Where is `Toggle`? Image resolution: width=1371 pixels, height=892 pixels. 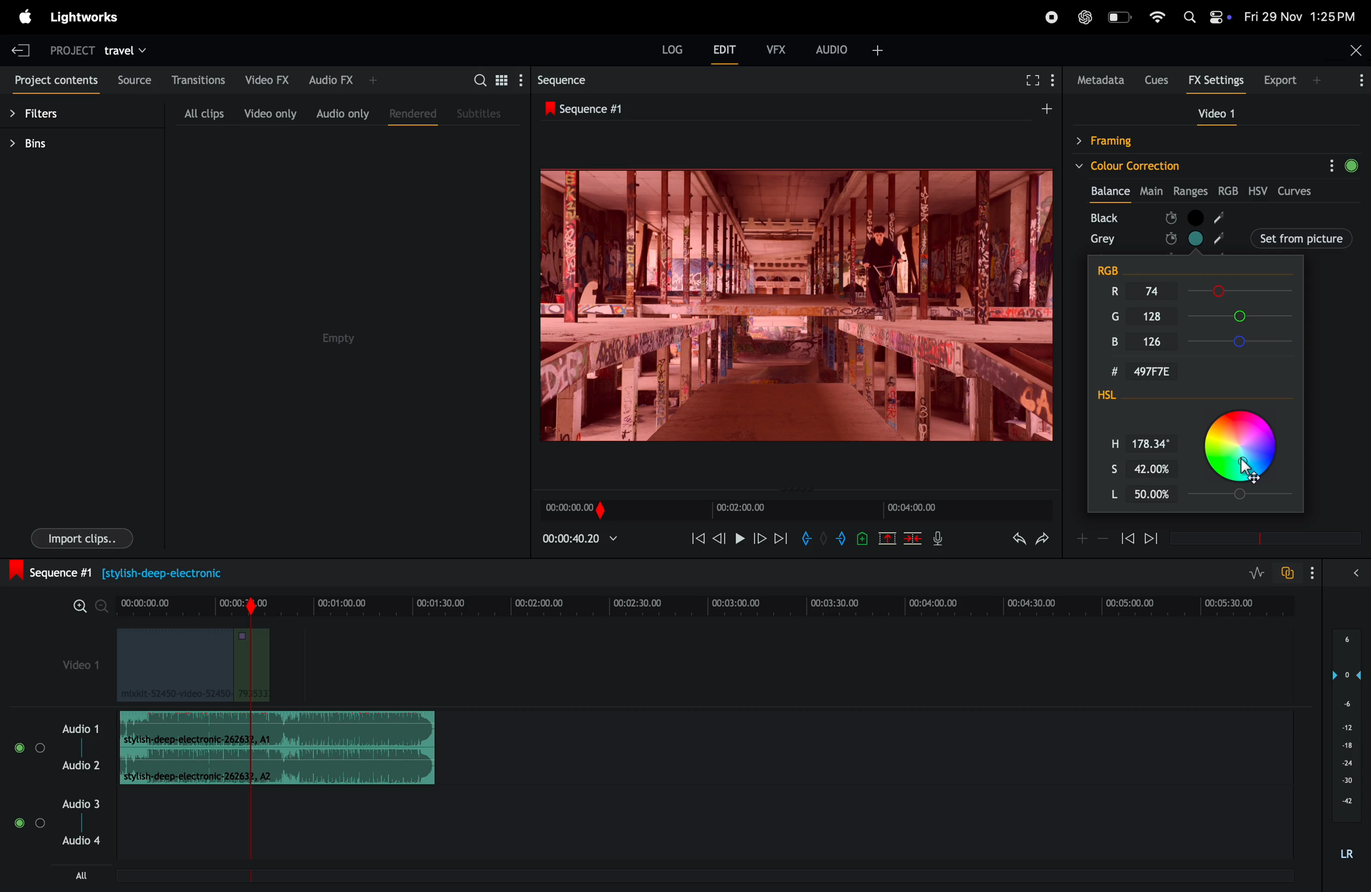
Toggle is located at coordinates (41, 824).